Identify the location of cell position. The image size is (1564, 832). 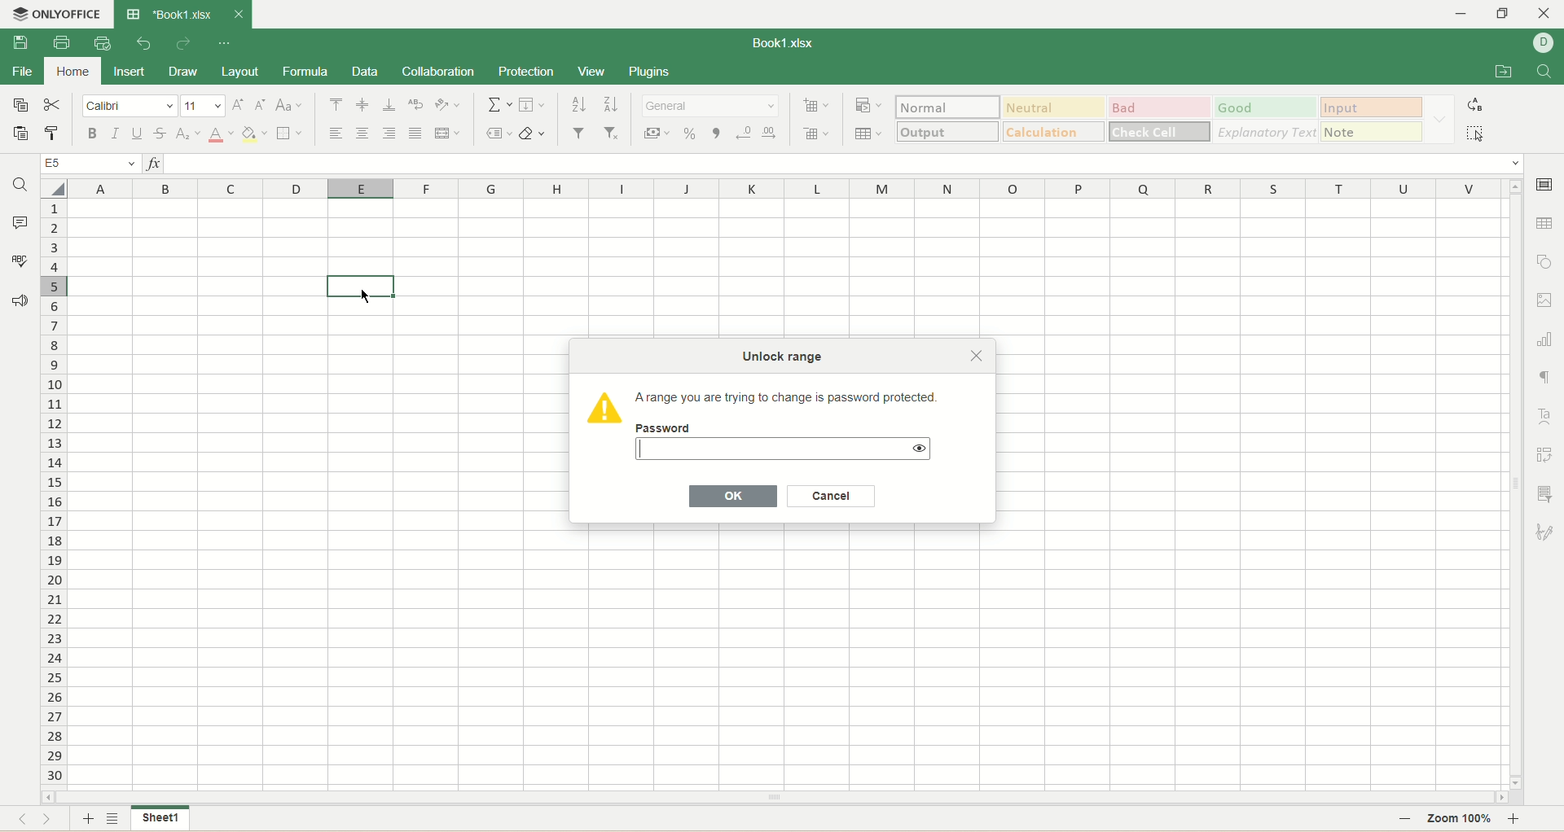
(89, 165).